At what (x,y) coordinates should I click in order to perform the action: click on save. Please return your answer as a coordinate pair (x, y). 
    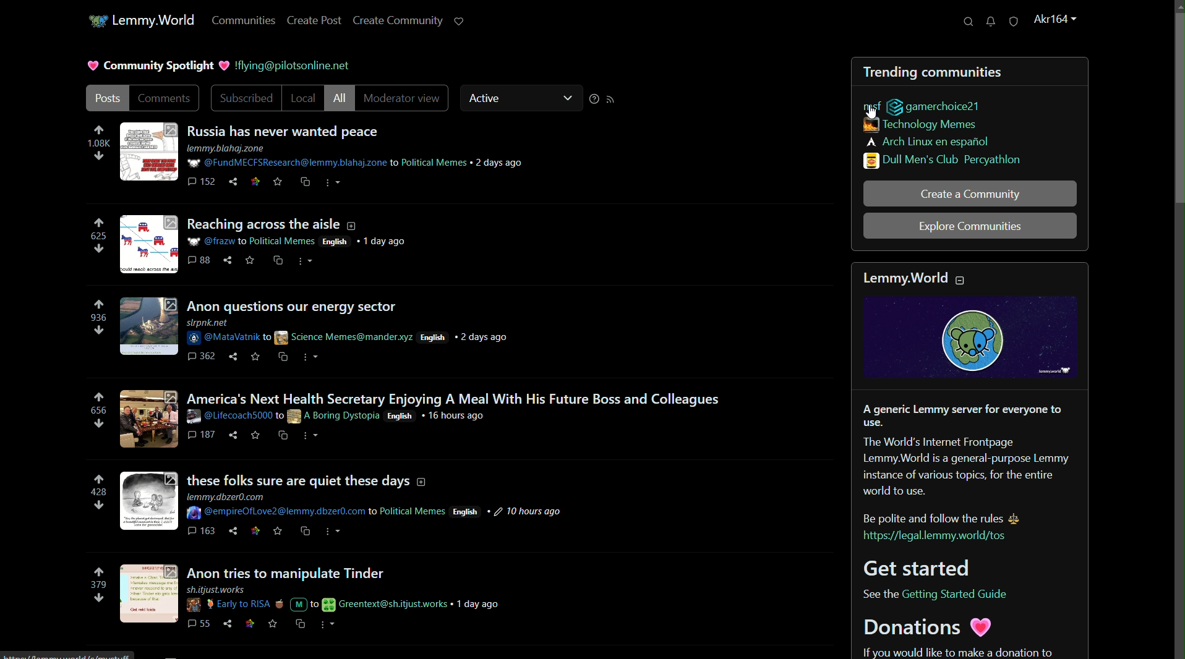
    Looking at the image, I should click on (278, 182).